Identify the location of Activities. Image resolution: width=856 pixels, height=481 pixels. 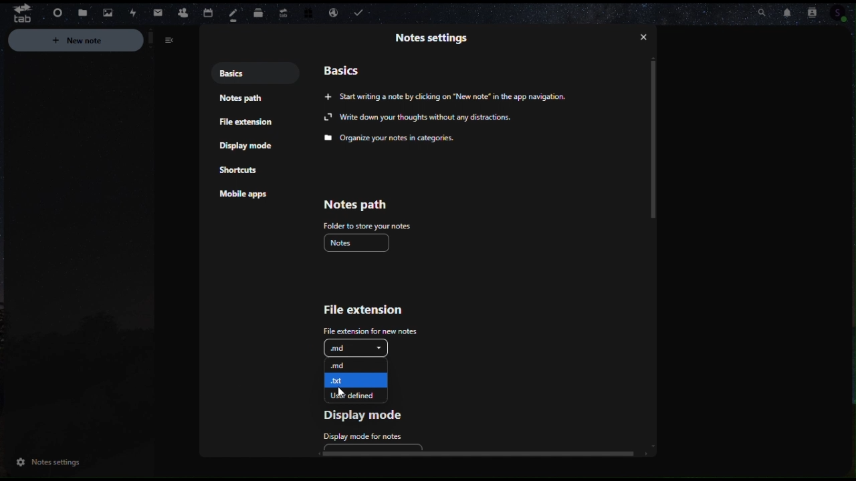
(132, 13).